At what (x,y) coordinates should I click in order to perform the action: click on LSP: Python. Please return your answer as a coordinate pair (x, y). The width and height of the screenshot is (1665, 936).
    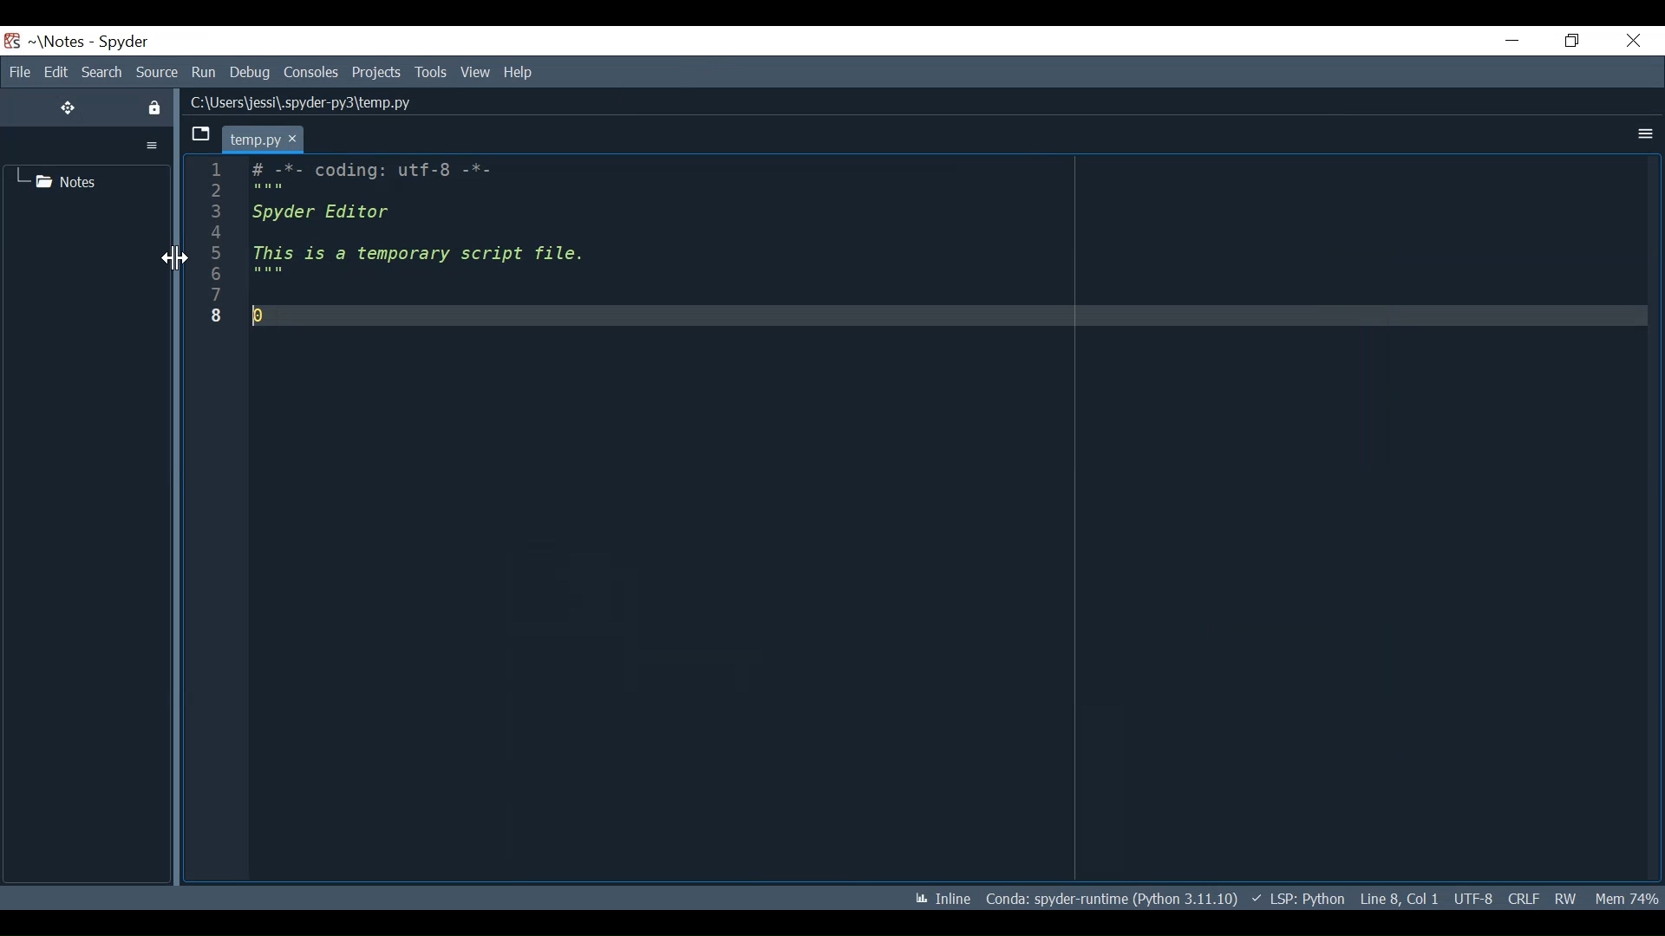
    Looking at the image, I should click on (1297, 899).